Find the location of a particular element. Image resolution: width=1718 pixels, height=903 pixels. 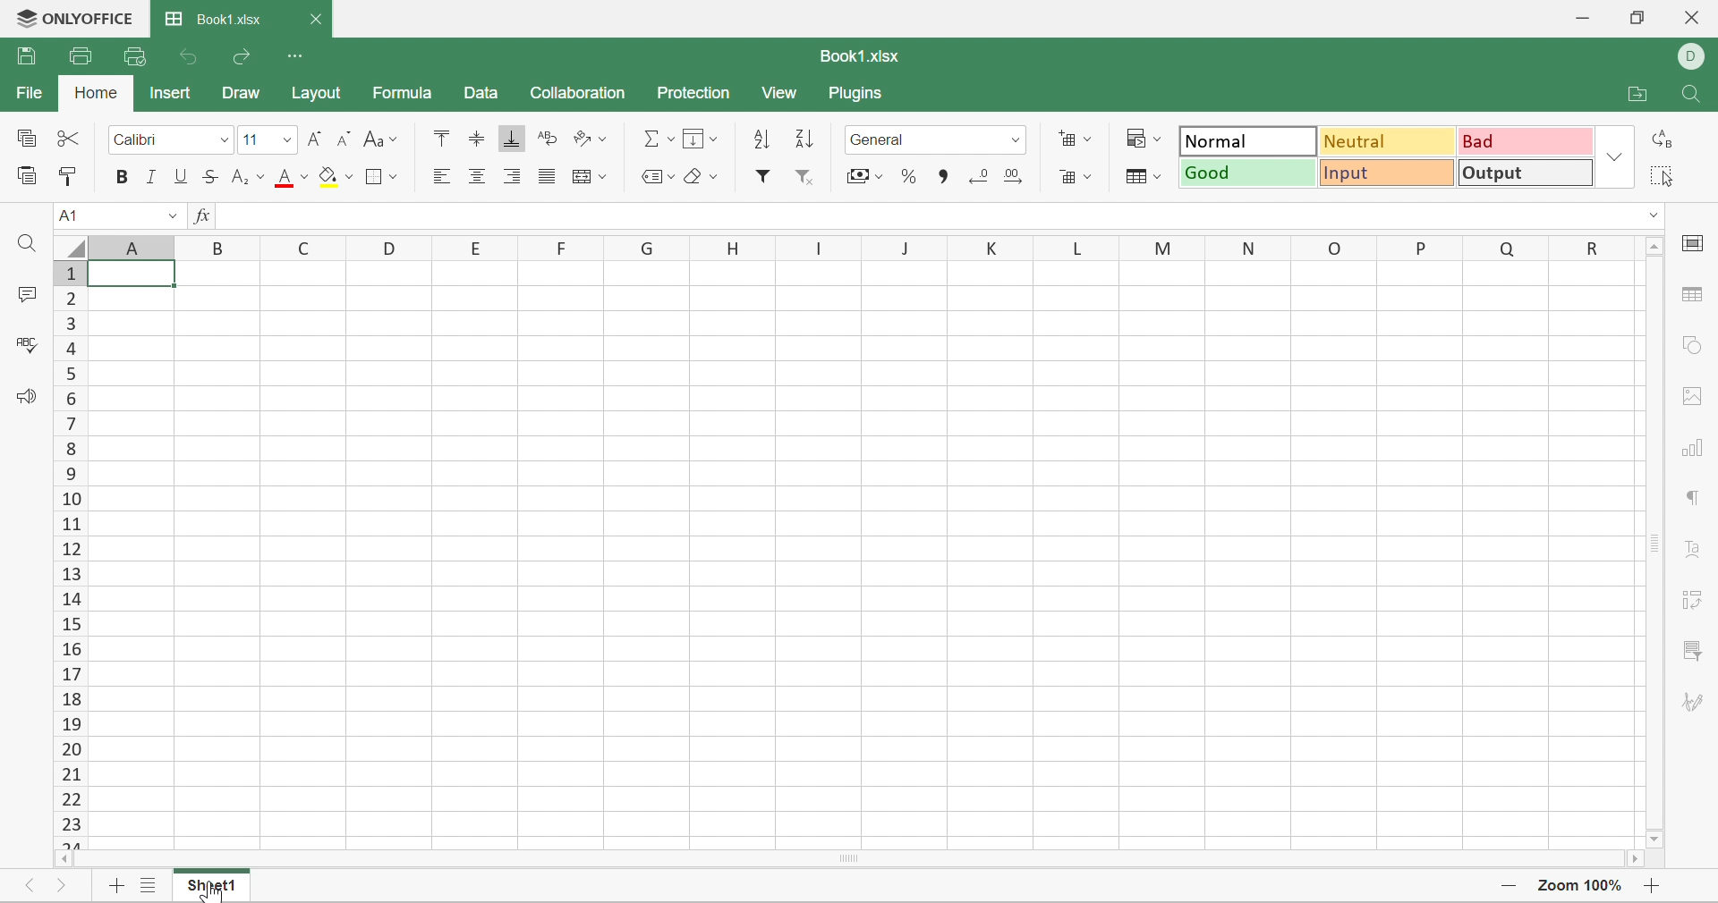

22 is located at coordinates (72, 799).